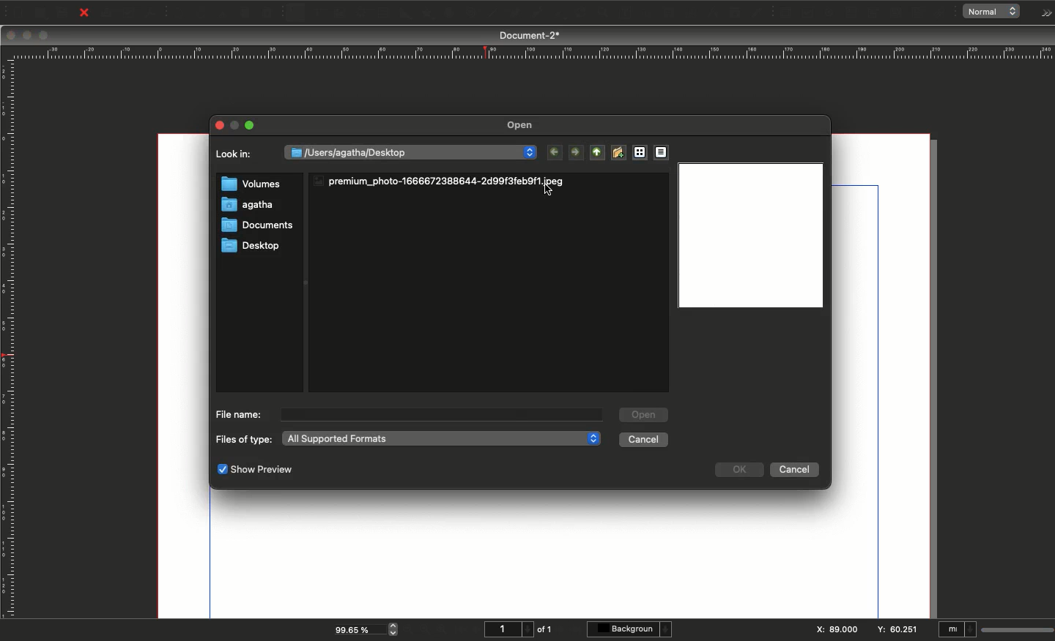 The image size is (1055, 641). I want to click on Rotate item, so click(558, 15).